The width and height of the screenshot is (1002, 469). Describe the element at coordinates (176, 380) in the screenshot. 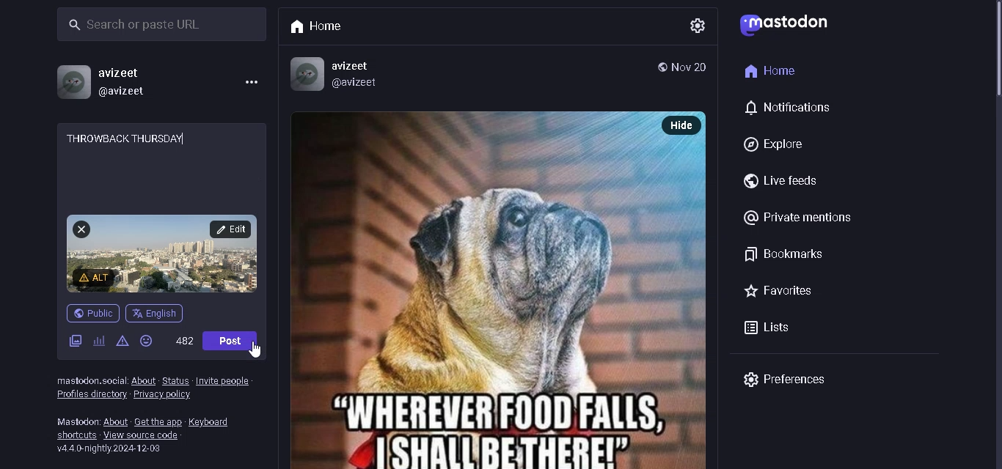

I see `status` at that location.